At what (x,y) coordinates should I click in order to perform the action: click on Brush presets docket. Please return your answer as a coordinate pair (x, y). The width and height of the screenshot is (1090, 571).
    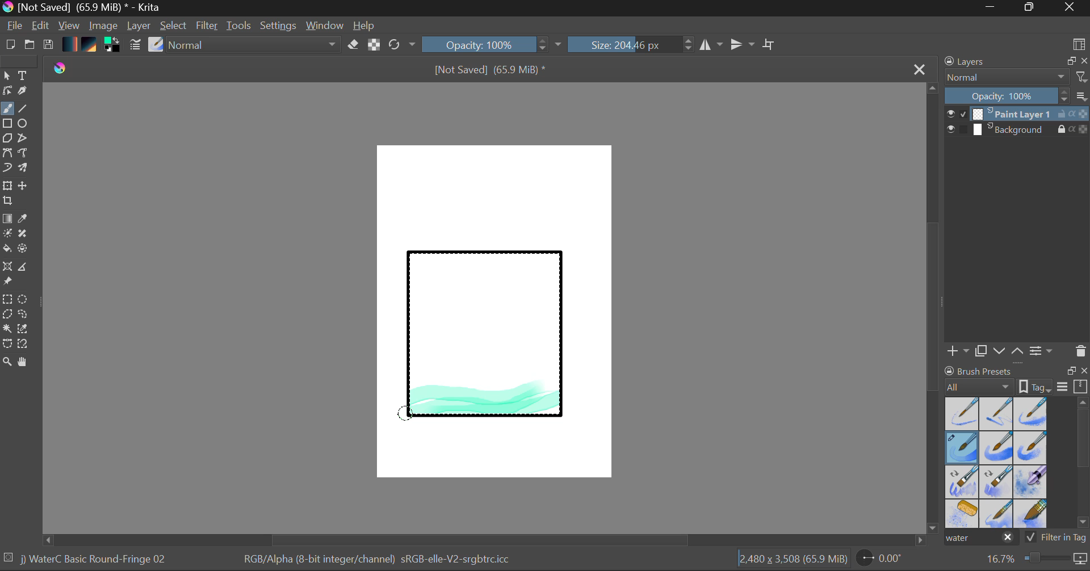
    Looking at the image, I should click on (1016, 379).